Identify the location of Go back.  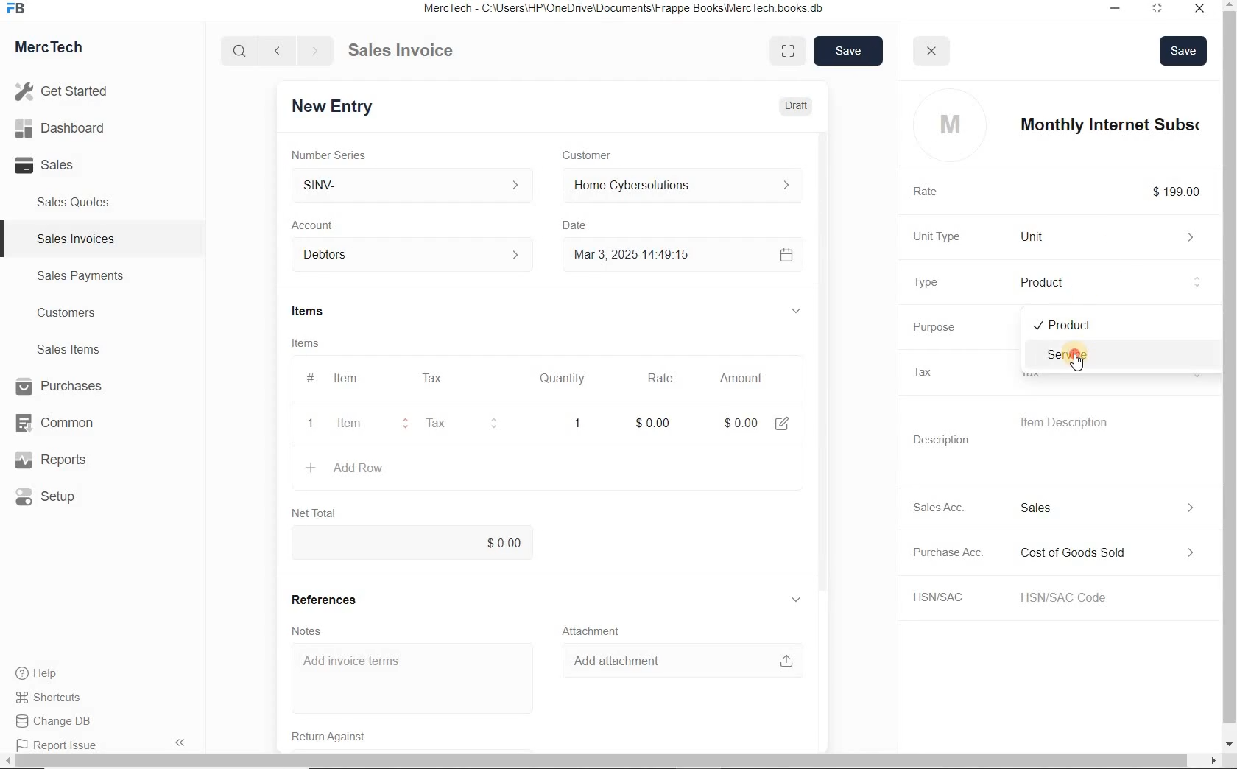
(279, 51).